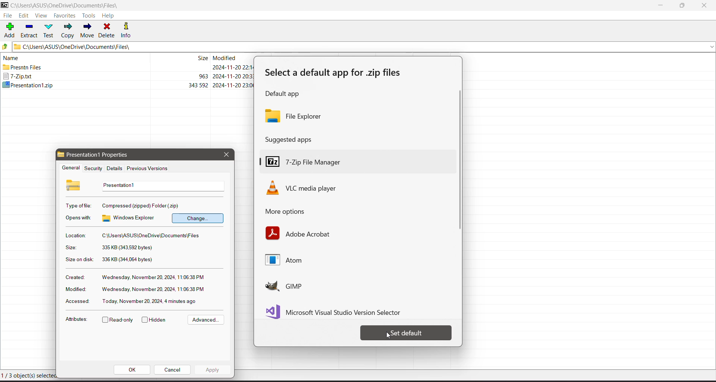 The width and height of the screenshot is (716, 382). I want to click on Microsoft Visual Studio Version Selector, so click(337, 310).